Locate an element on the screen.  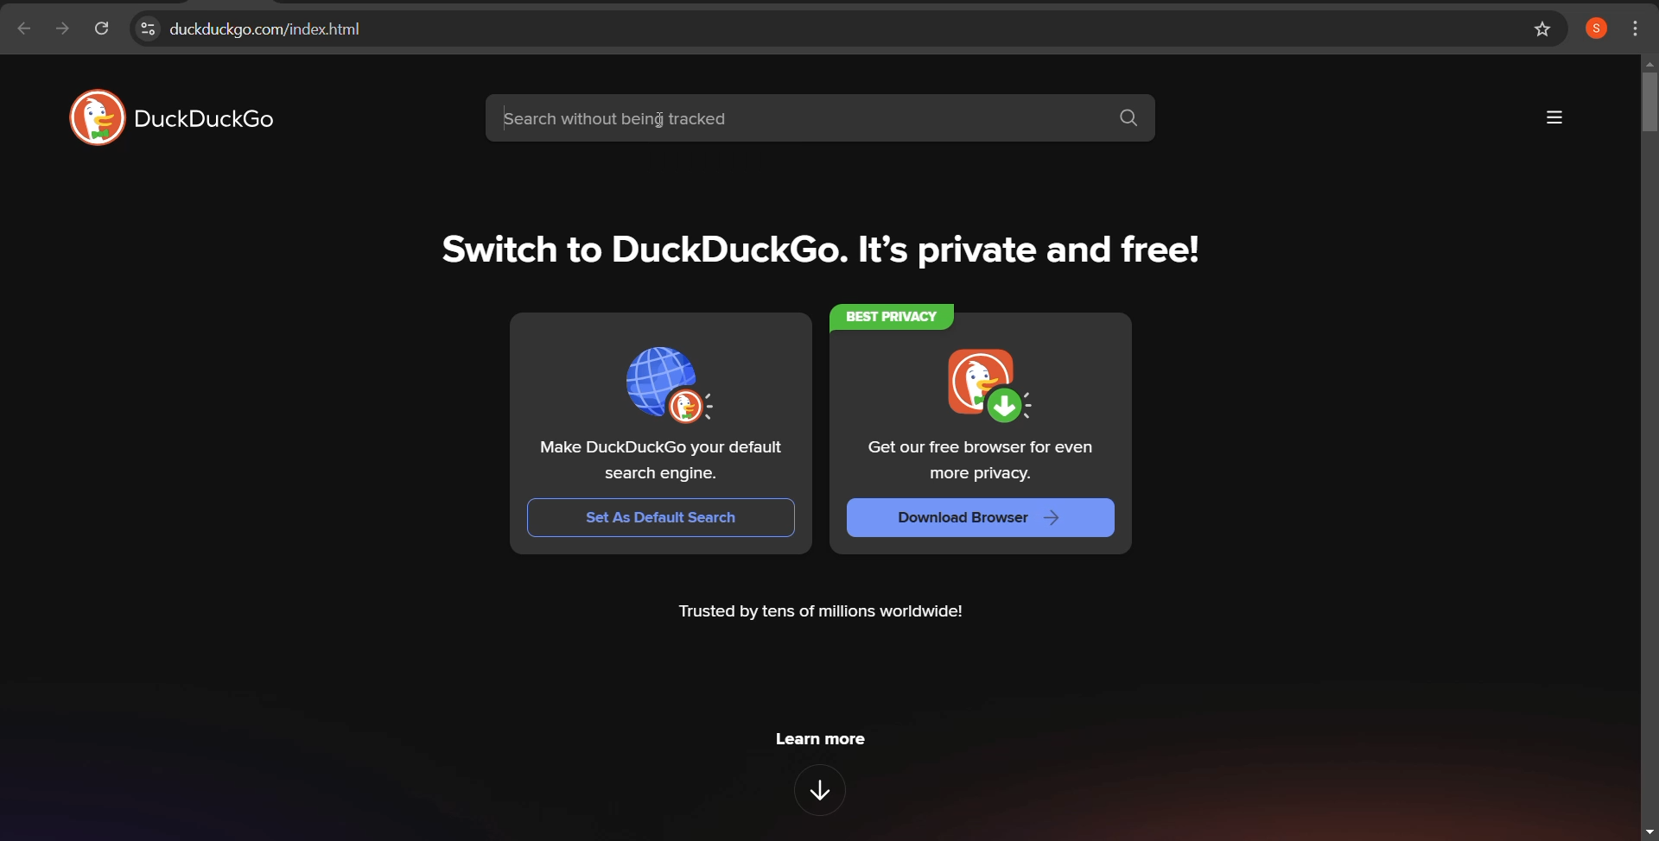
search bar is located at coordinates (822, 117).